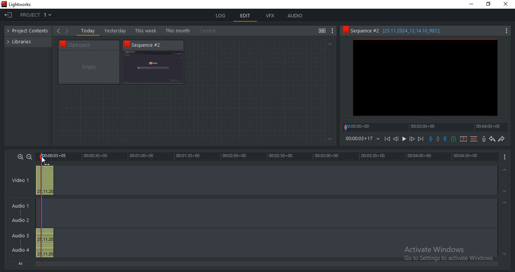 The height and width of the screenshot is (272, 515). I want to click on Lightworks, so click(20, 5).